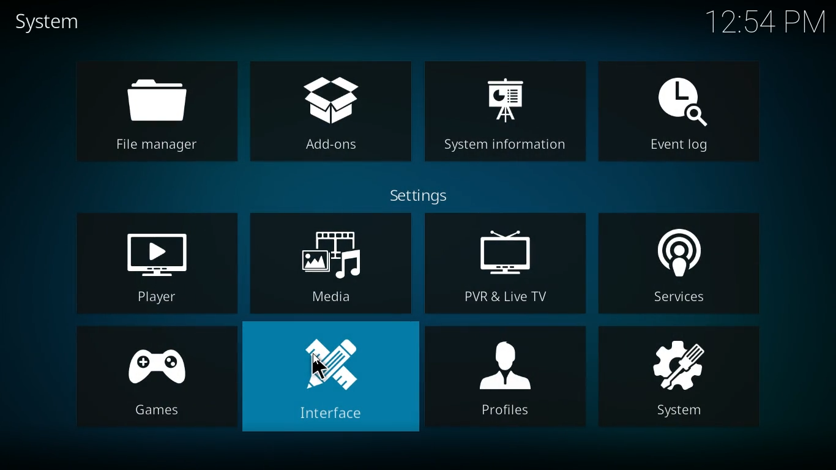  What do you see at coordinates (330, 376) in the screenshot?
I see `interface` at bounding box center [330, 376].